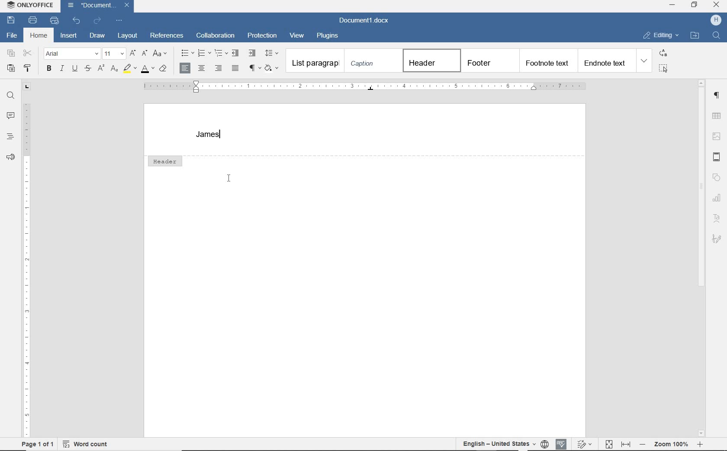 The image size is (727, 451). I want to click on superscript, so click(100, 68).